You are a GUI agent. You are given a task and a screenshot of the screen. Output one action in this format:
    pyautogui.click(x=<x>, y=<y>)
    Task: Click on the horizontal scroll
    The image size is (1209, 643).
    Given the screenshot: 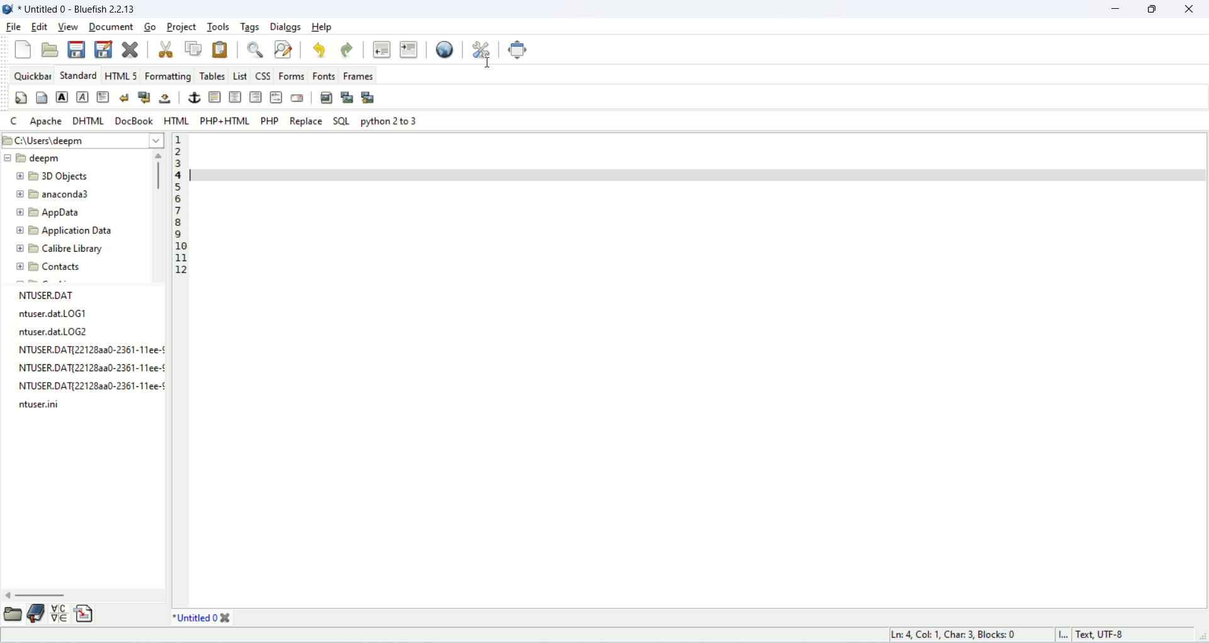 What is the action you would take?
    pyautogui.click(x=159, y=215)
    